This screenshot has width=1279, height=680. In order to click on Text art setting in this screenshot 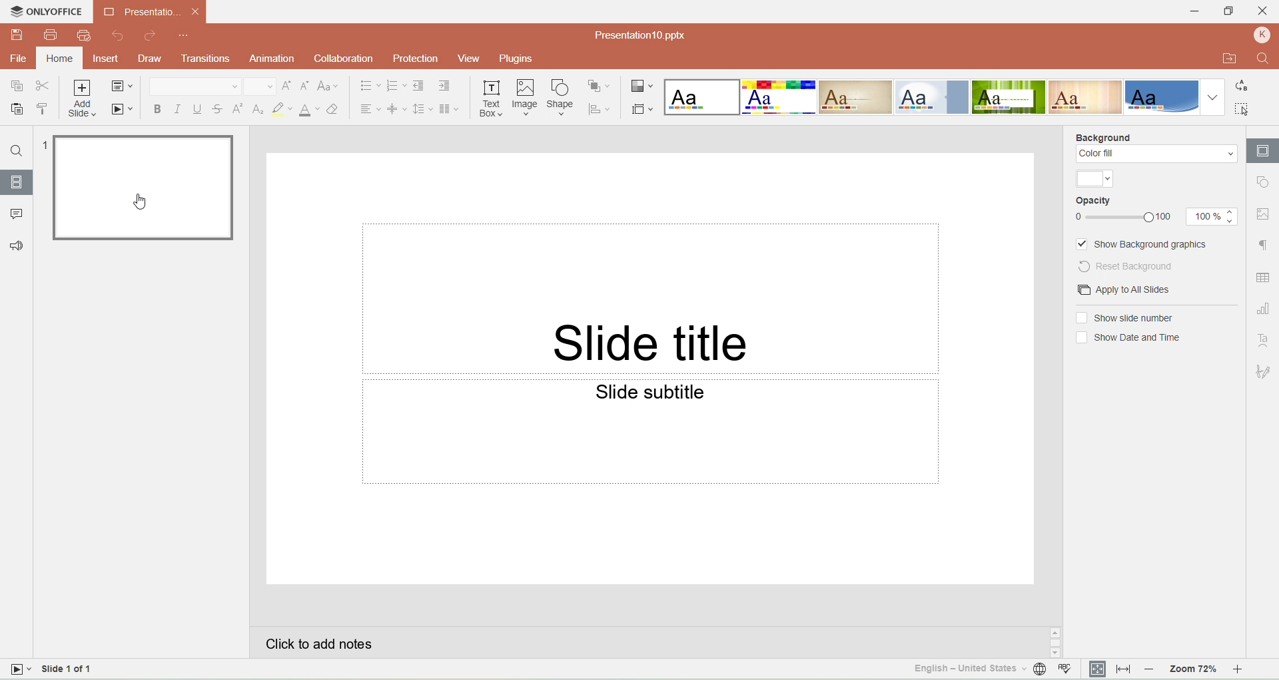, I will do `click(1264, 341)`.